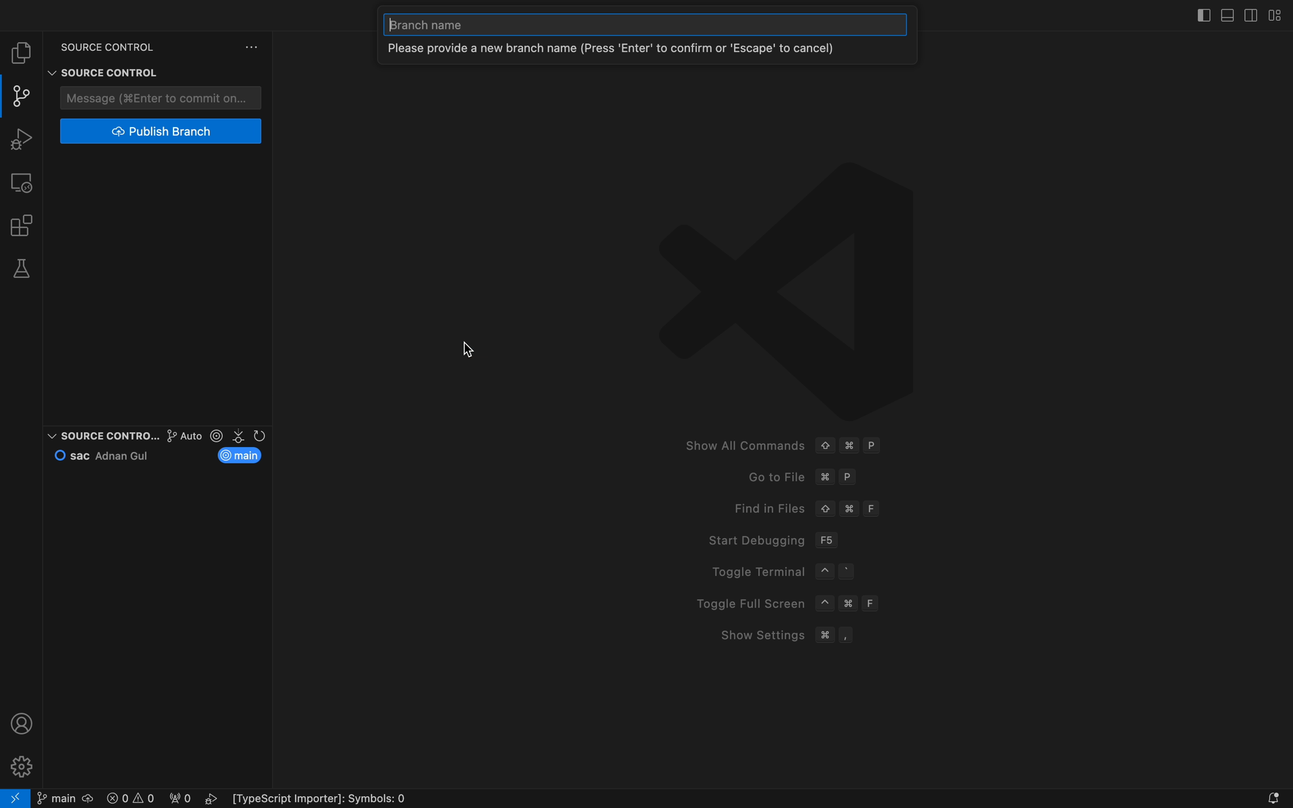 This screenshot has height=808, width=1293. I want to click on tests, so click(25, 269).